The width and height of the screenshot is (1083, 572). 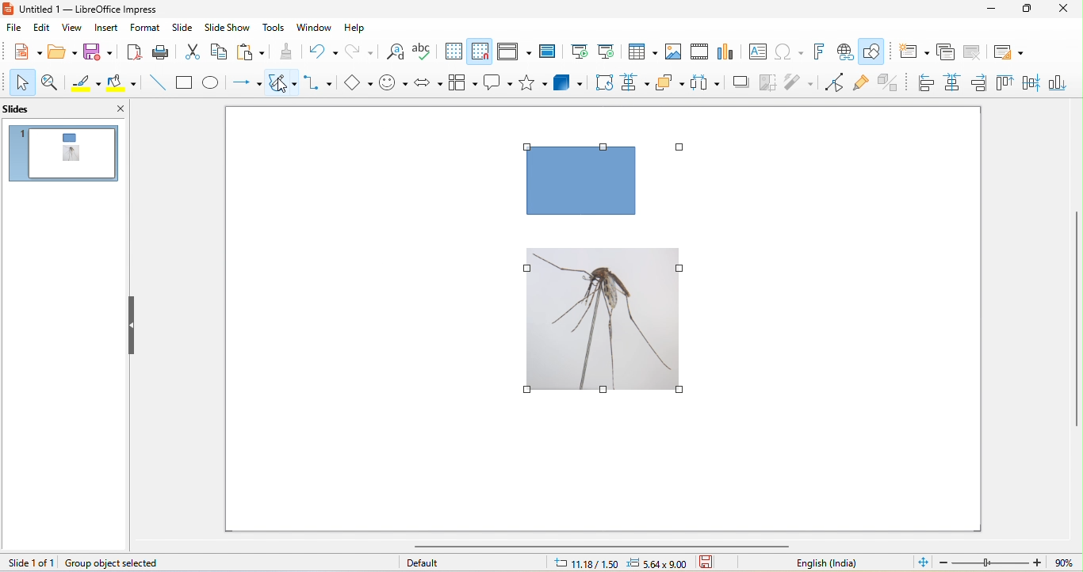 I want to click on symbol shape, so click(x=393, y=84).